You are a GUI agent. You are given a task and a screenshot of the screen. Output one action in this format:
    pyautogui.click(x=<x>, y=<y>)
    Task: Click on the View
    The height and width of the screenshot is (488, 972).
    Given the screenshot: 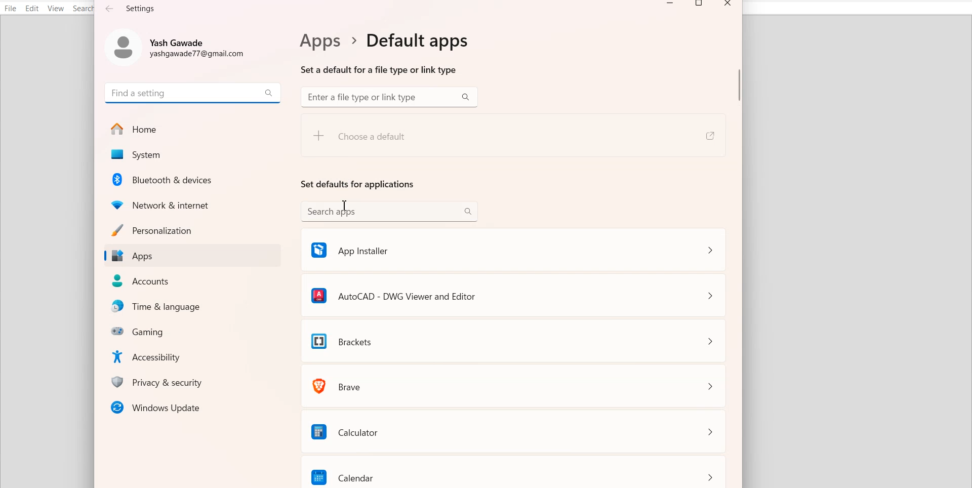 What is the action you would take?
    pyautogui.click(x=55, y=9)
    